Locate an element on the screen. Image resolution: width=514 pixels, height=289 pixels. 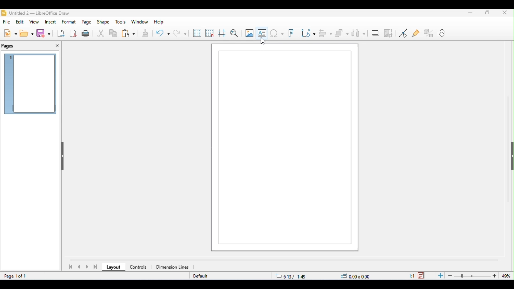
minimize is located at coordinates (469, 14).